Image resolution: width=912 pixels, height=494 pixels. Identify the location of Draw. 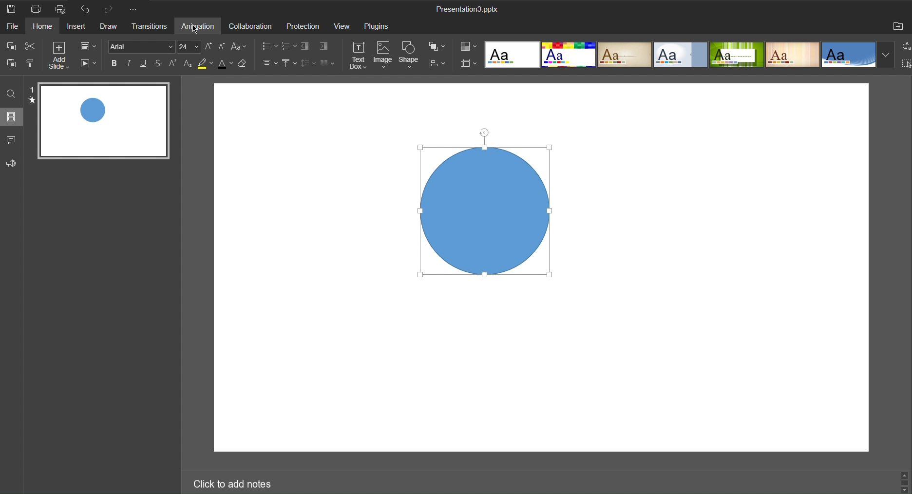
(111, 27).